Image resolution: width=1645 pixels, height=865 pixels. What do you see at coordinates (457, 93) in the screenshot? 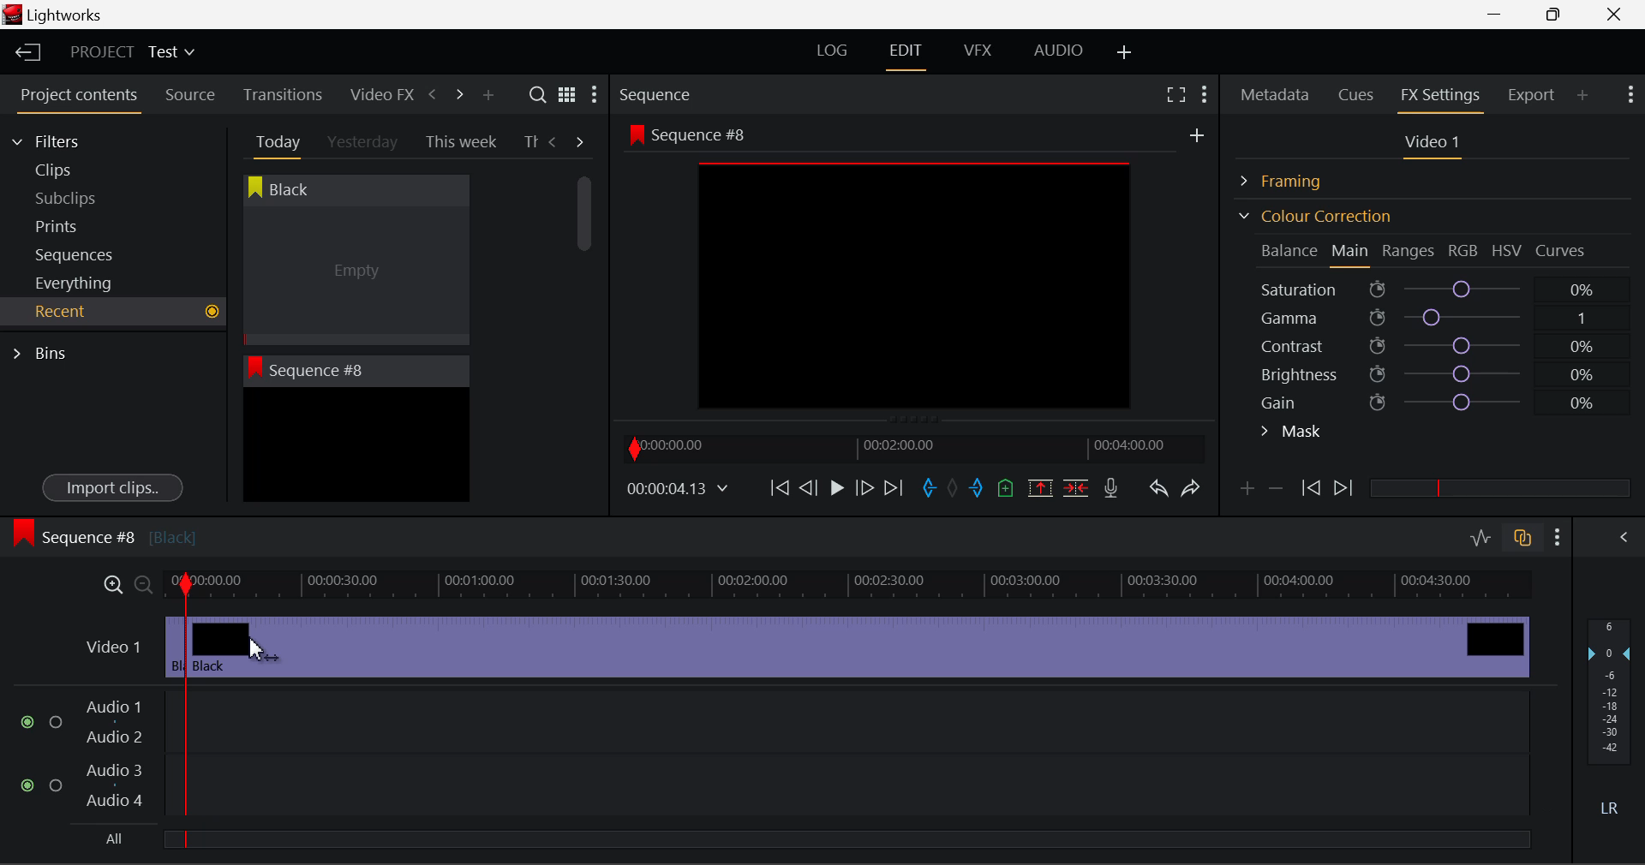
I see `Next Panel` at bounding box center [457, 93].